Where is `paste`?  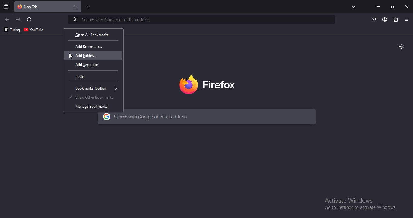 paste is located at coordinates (83, 77).